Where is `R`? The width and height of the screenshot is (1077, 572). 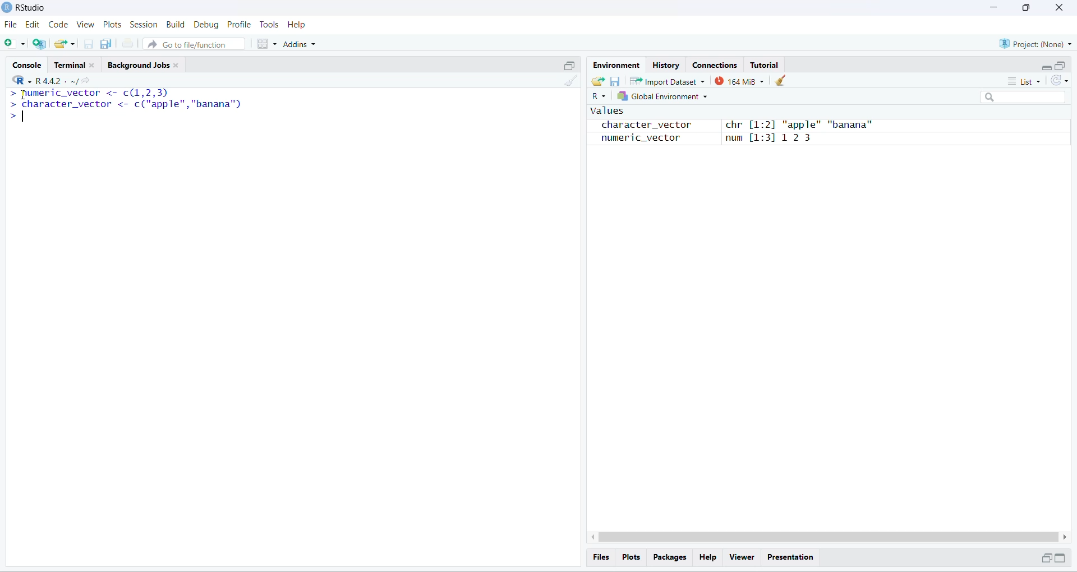
R is located at coordinates (598, 96).